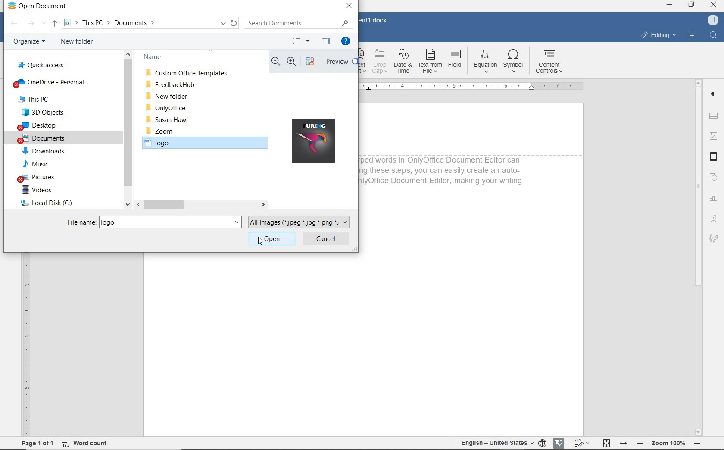 The width and height of the screenshot is (724, 450). What do you see at coordinates (714, 157) in the screenshot?
I see `HEADER & FOOTER` at bounding box center [714, 157].